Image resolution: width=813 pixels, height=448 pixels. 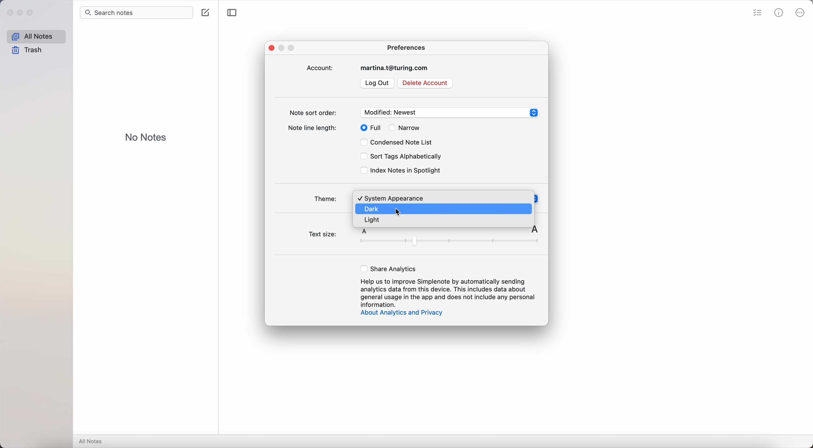 I want to click on full, so click(x=368, y=127).